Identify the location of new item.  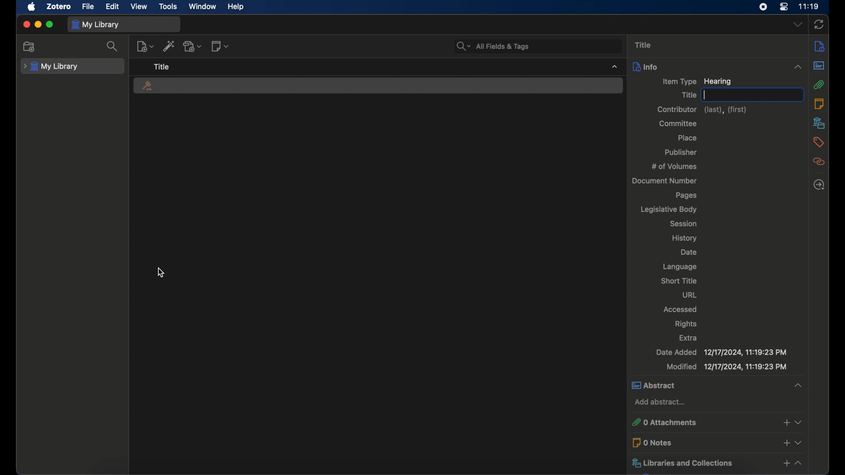
(146, 47).